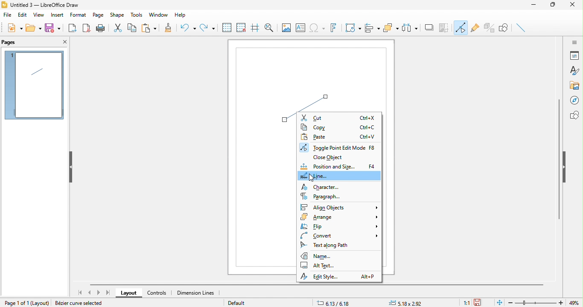 The height and width of the screenshot is (307, 583). Describe the element at coordinates (285, 27) in the screenshot. I see `image` at that location.